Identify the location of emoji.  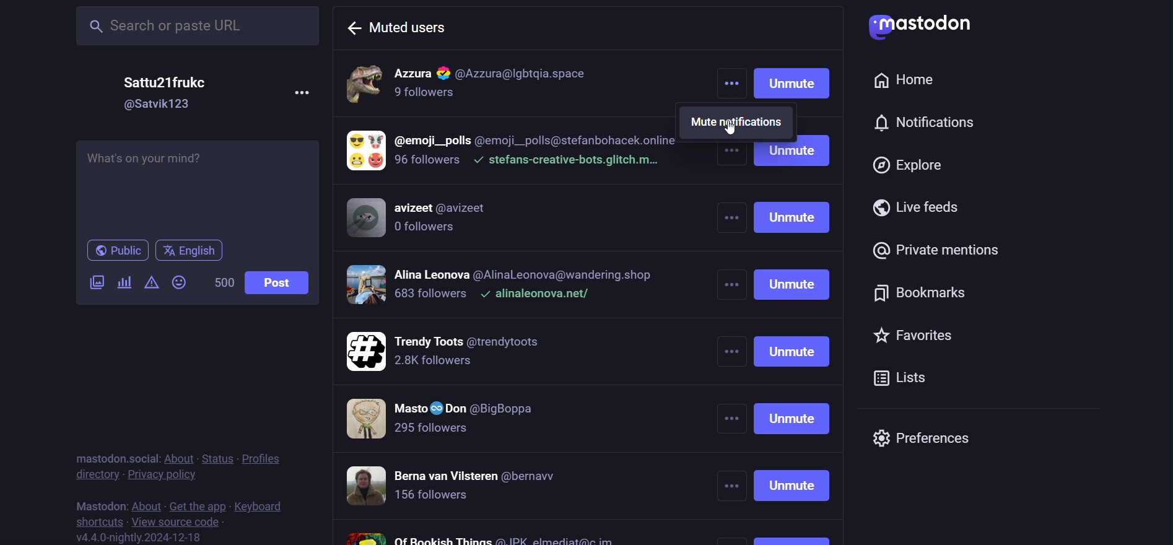
(179, 282).